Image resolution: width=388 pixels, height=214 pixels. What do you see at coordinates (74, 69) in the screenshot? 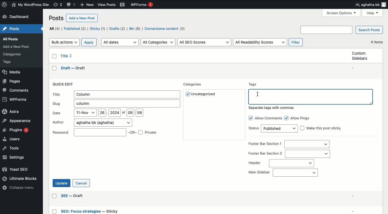
I see `draft -- draft` at bounding box center [74, 69].